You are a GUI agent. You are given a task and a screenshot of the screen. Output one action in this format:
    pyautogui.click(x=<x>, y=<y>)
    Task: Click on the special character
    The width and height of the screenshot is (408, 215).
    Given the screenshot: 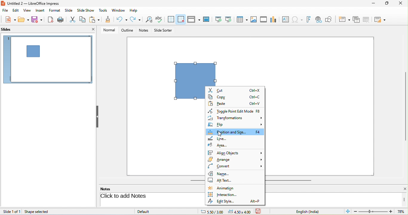 What is the action you would take?
    pyautogui.click(x=298, y=19)
    